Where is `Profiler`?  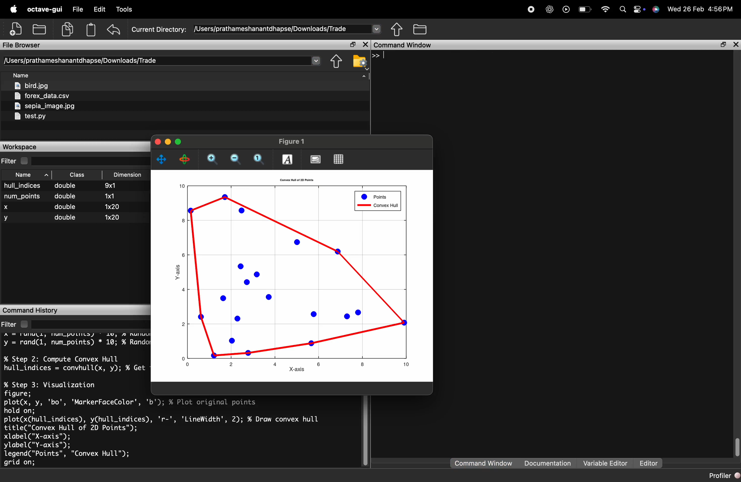
Profiler is located at coordinates (724, 476).